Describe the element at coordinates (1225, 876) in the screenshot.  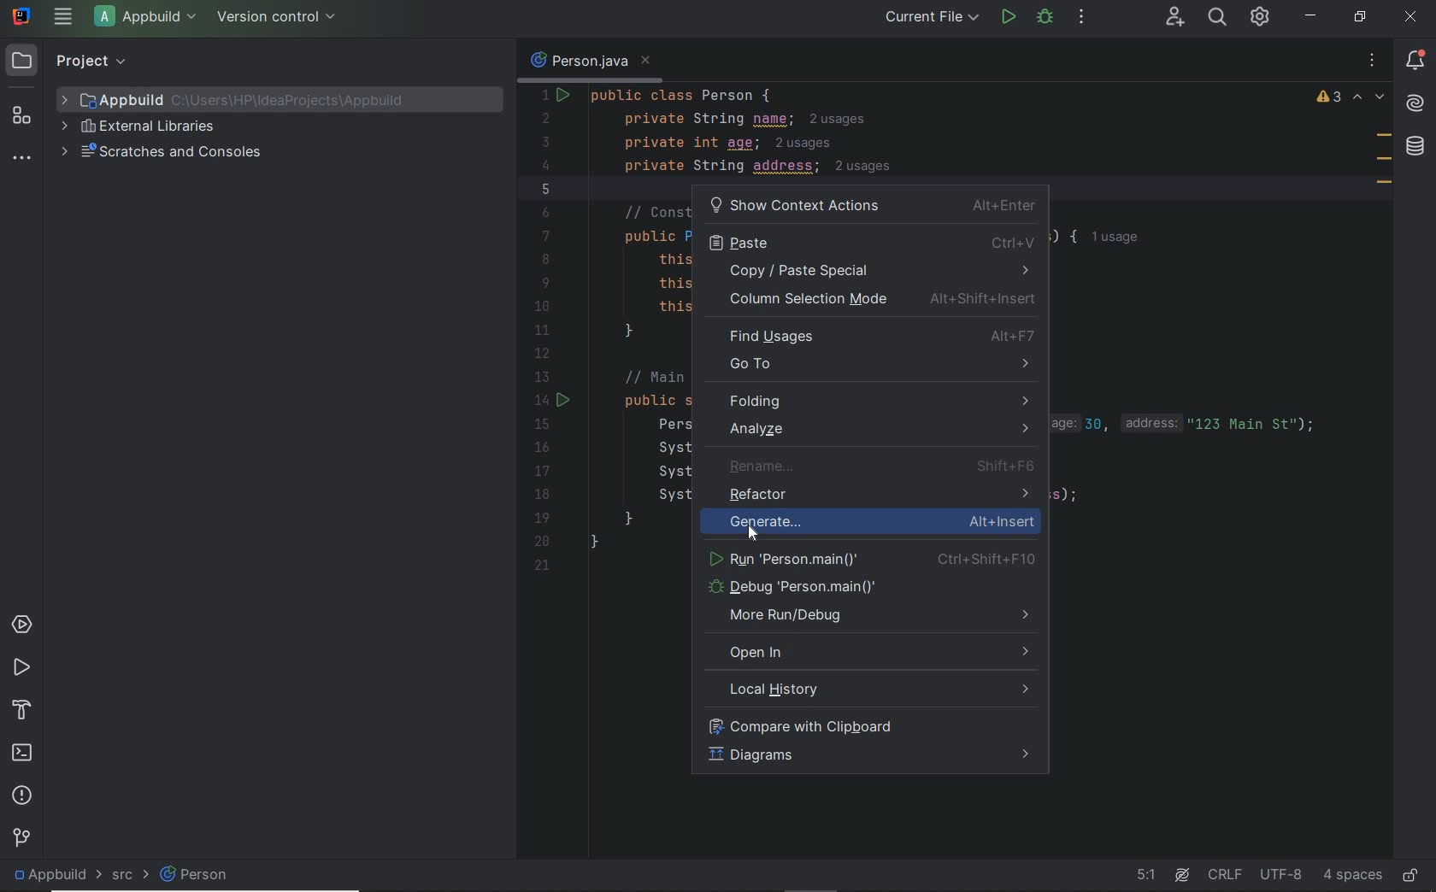
I see `line separator` at that location.